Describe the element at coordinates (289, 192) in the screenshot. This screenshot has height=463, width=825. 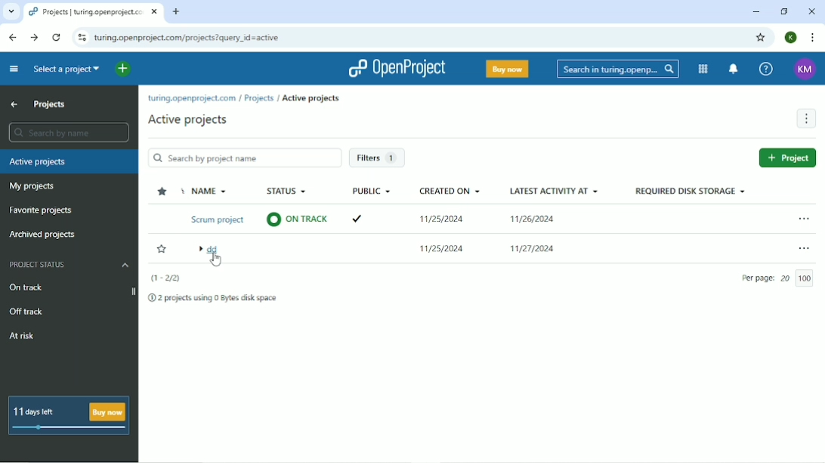
I see `Status` at that location.